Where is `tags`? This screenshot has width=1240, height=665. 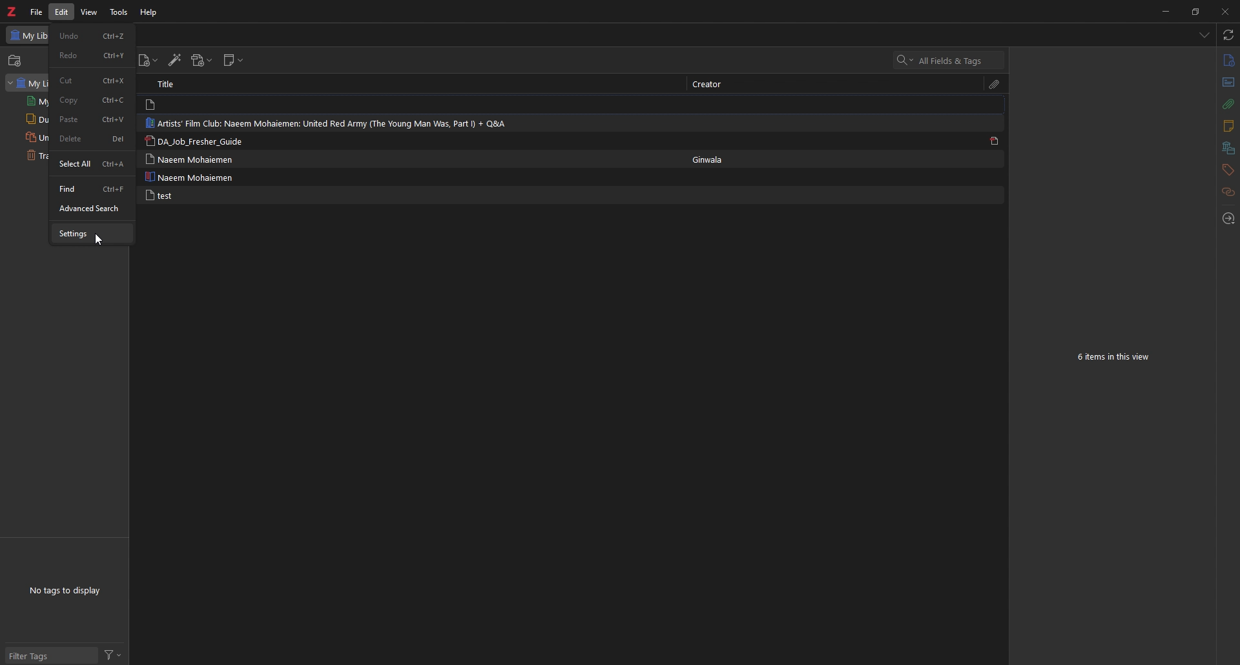
tags is located at coordinates (1227, 170).